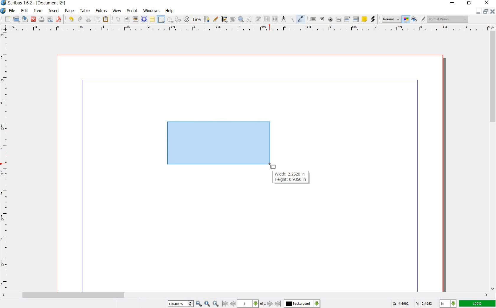  I want to click on COPY ITEM PROPERTIES, so click(292, 19).